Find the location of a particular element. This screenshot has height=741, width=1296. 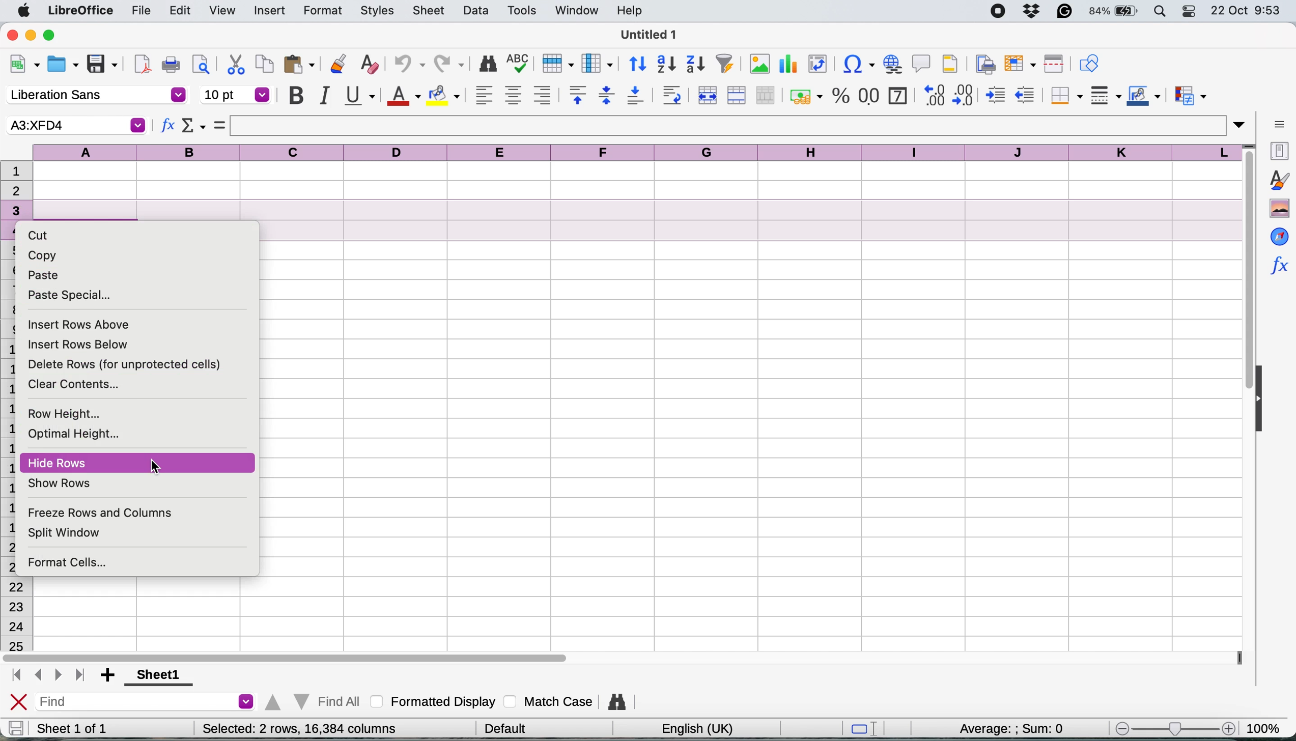

decrease indent is located at coordinates (1027, 94).